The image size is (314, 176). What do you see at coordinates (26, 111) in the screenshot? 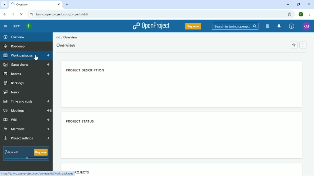
I see `Meetings` at bounding box center [26, 111].